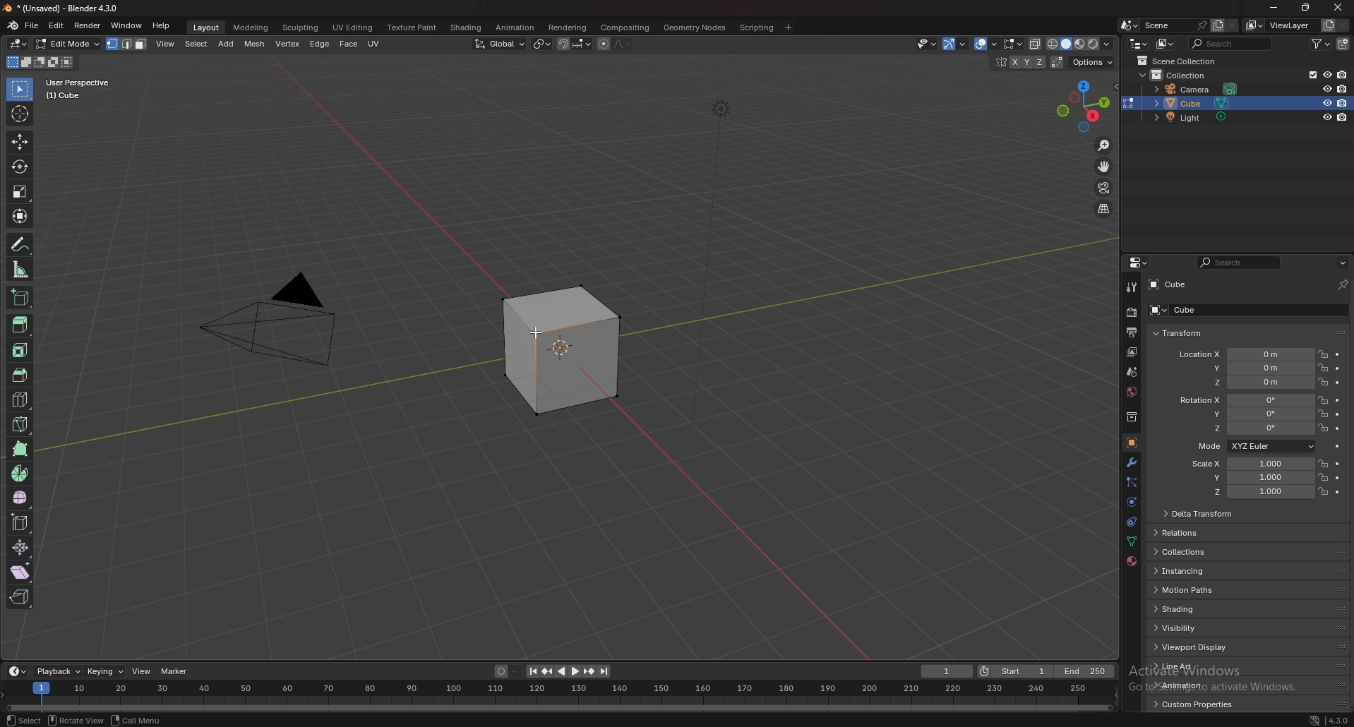 The height and width of the screenshot is (727, 1354). What do you see at coordinates (724, 109) in the screenshot?
I see `lighting` at bounding box center [724, 109].